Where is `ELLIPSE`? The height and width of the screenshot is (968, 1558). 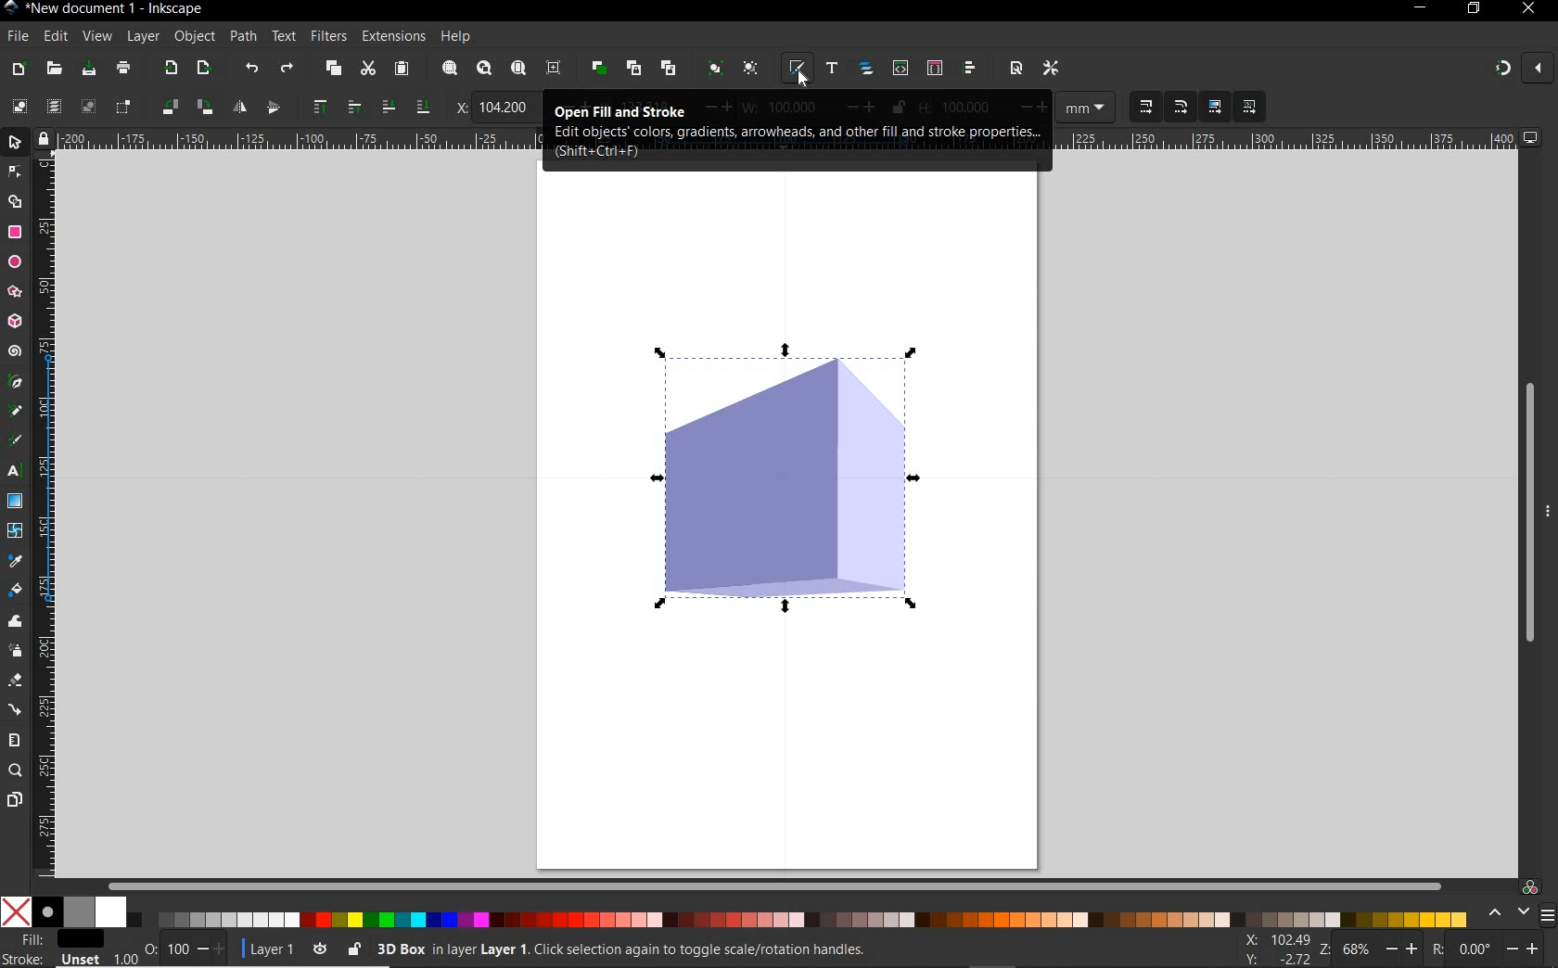
ELLIPSE is located at coordinates (13, 262).